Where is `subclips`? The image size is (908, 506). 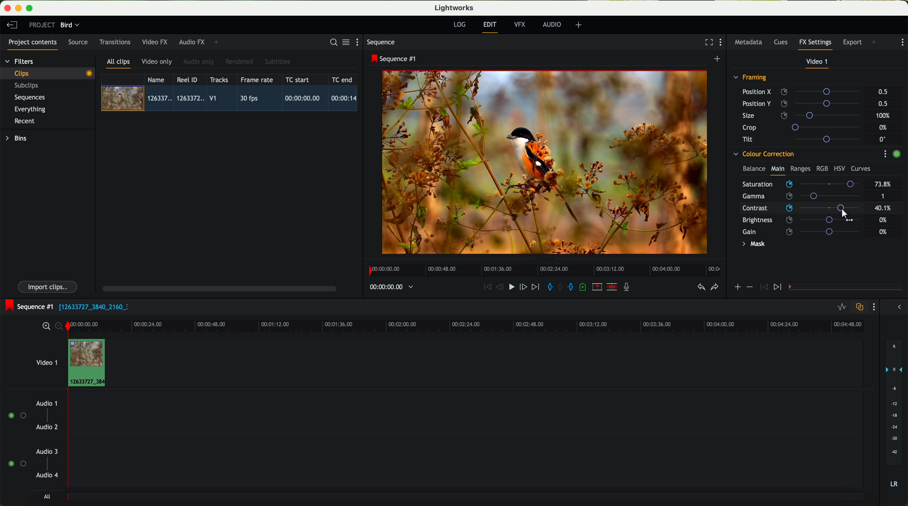 subclips is located at coordinates (28, 86).